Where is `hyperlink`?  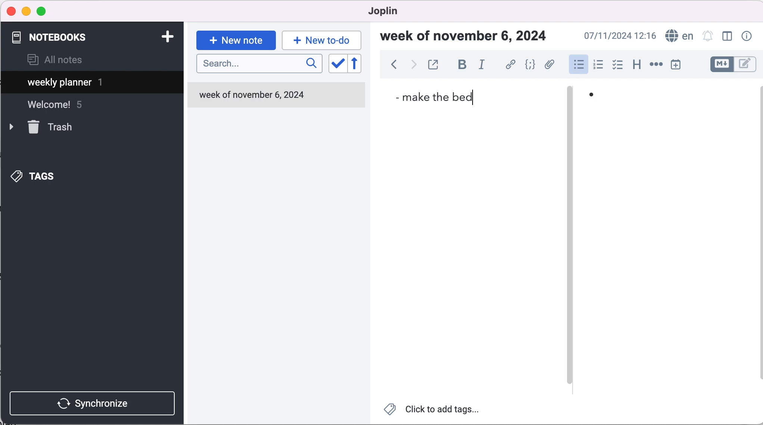
hyperlink is located at coordinates (511, 66).